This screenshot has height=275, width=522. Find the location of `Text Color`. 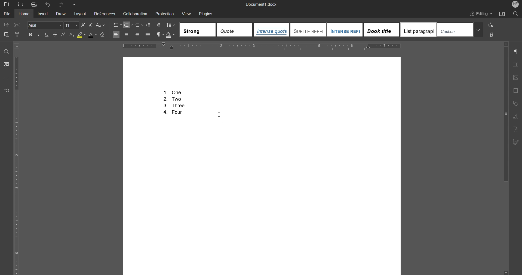

Text Color is located at coordinates (93, 35).